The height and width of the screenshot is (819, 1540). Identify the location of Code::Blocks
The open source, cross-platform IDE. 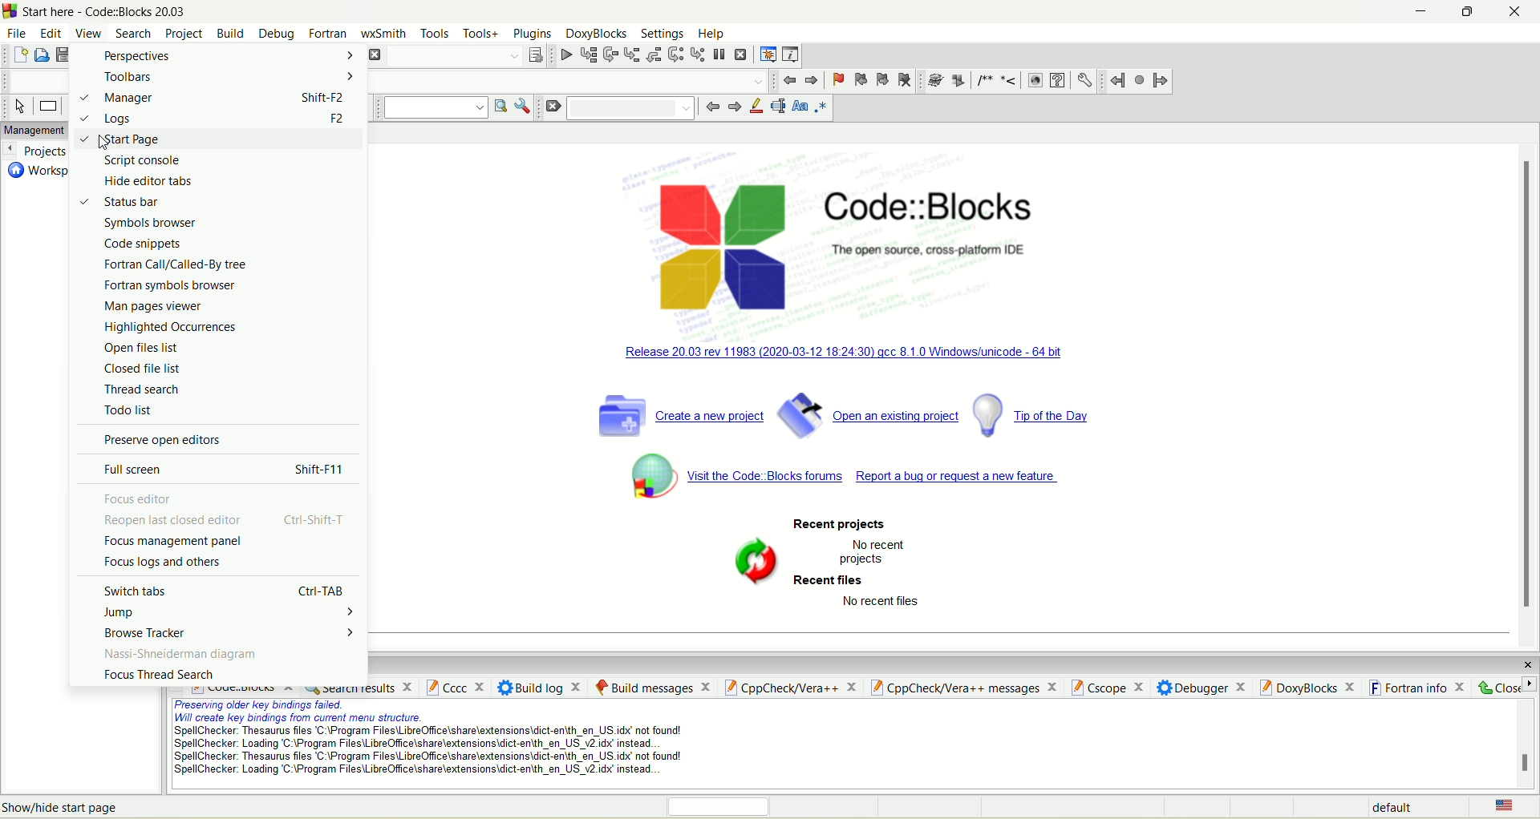
(934, 226).